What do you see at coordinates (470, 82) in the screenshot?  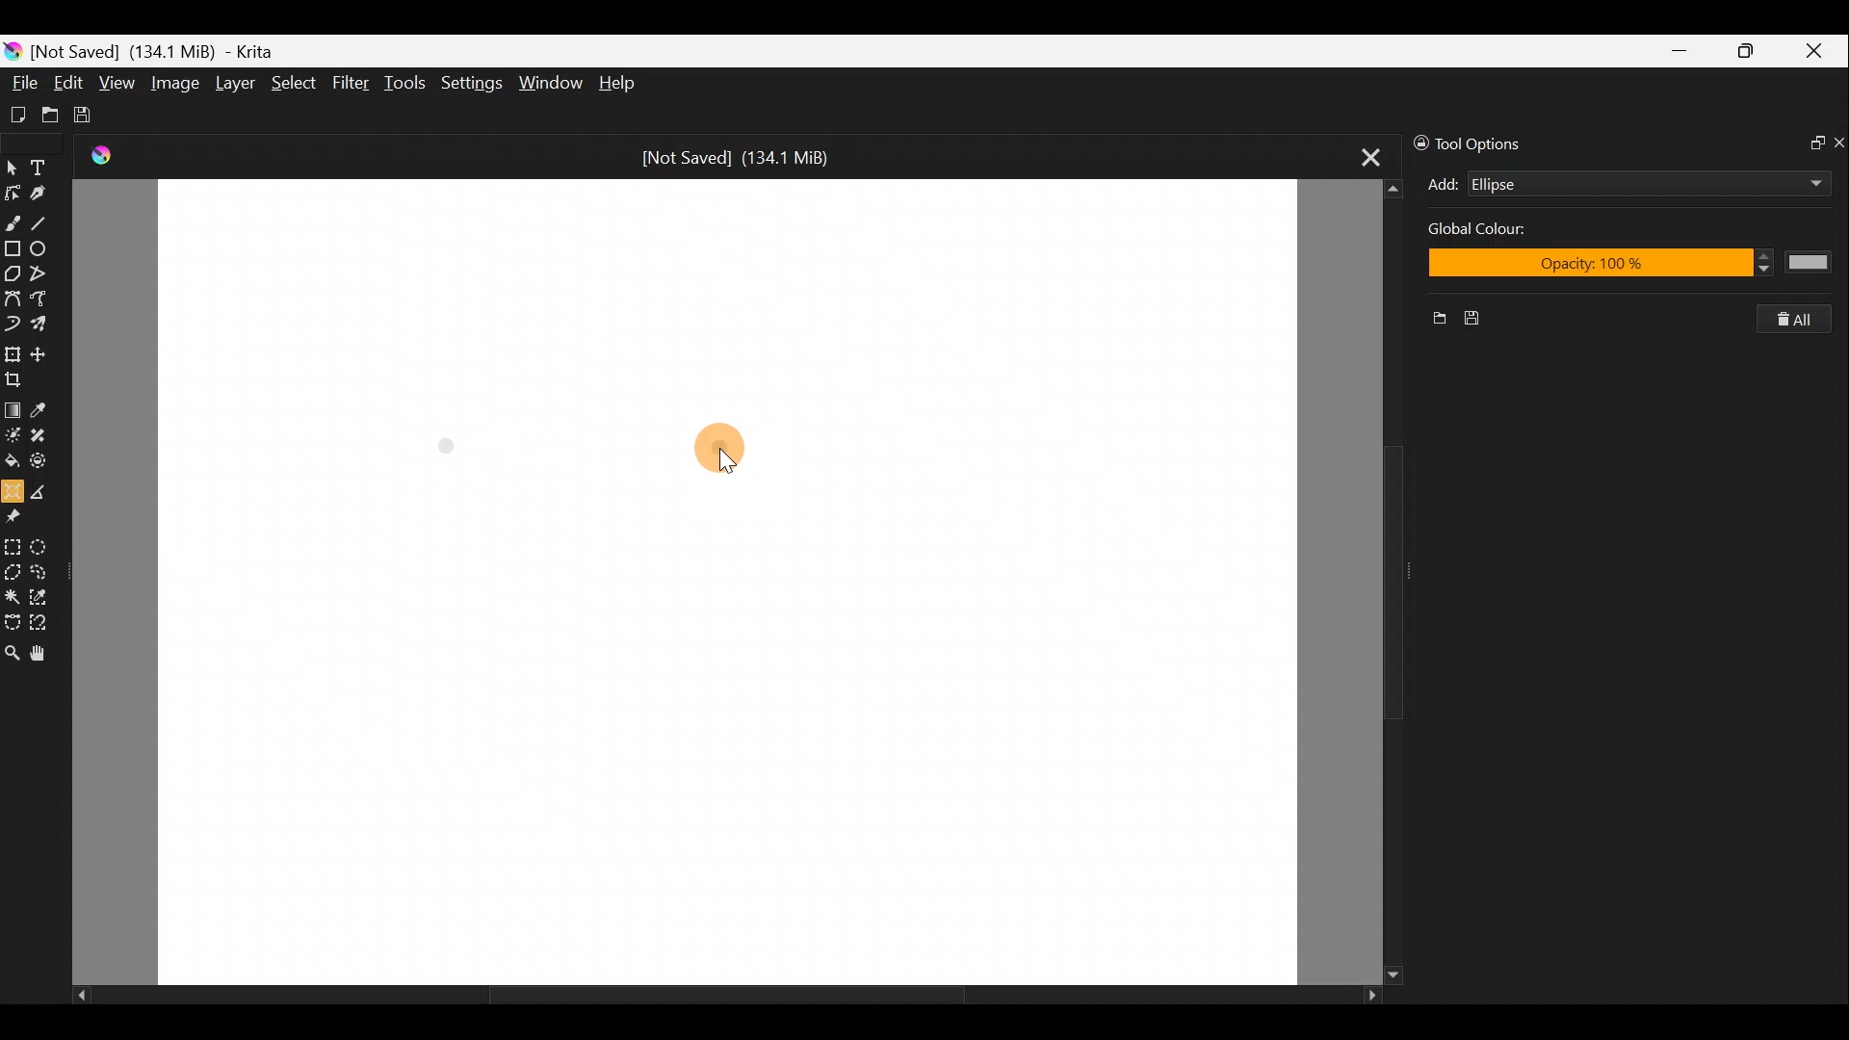 I see `Settings` at bounding box center [470, 82].